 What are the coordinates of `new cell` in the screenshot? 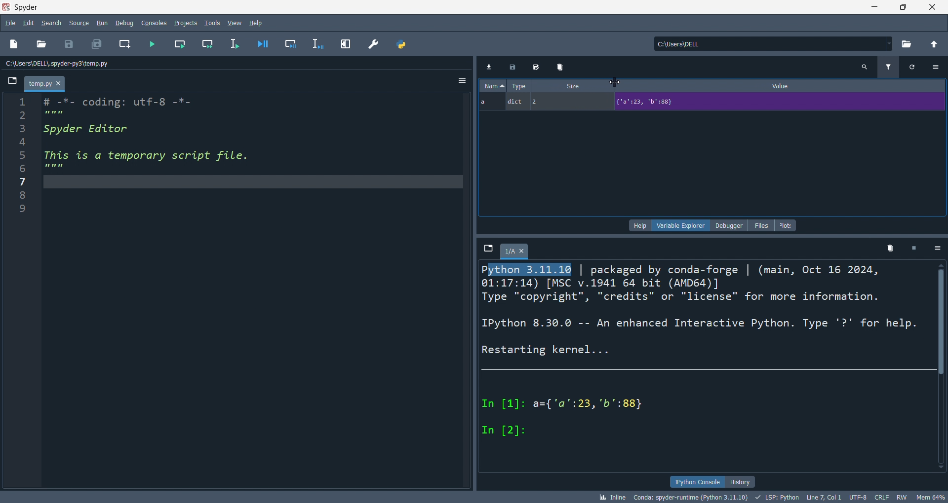 It's located at (123, 43).